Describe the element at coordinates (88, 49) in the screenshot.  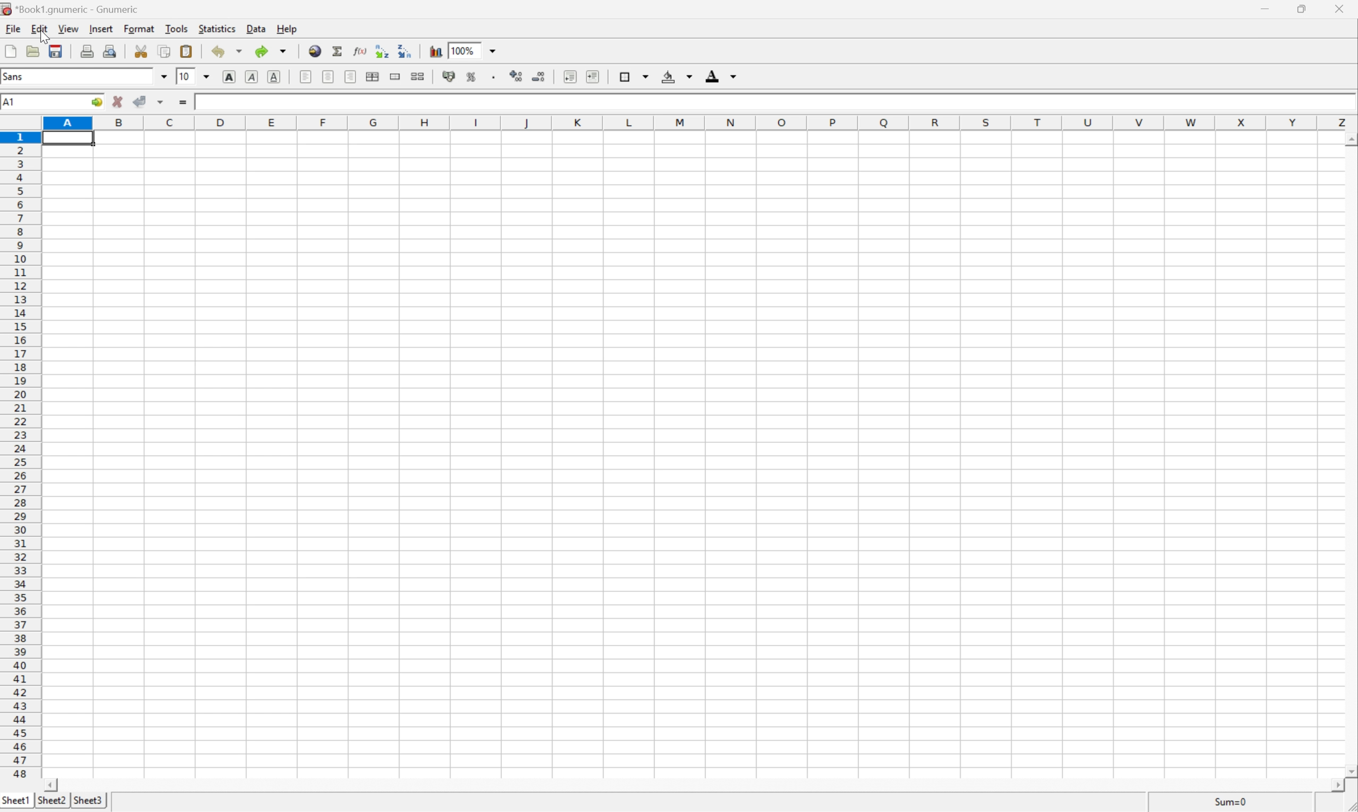
I see `print` at that location.